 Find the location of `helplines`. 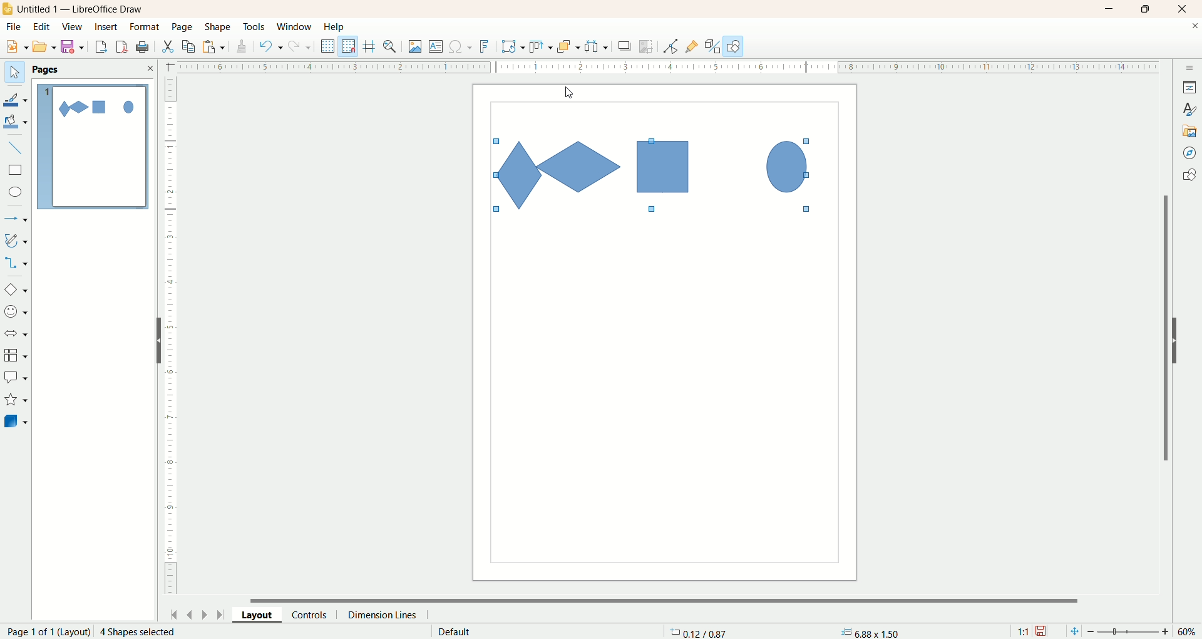

helplines is located at coordinates (371, 46).